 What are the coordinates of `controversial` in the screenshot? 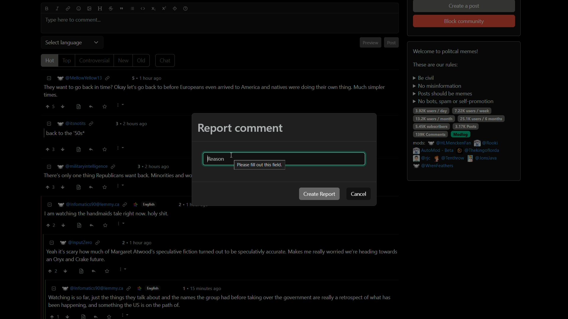 It's located at (94, 61).